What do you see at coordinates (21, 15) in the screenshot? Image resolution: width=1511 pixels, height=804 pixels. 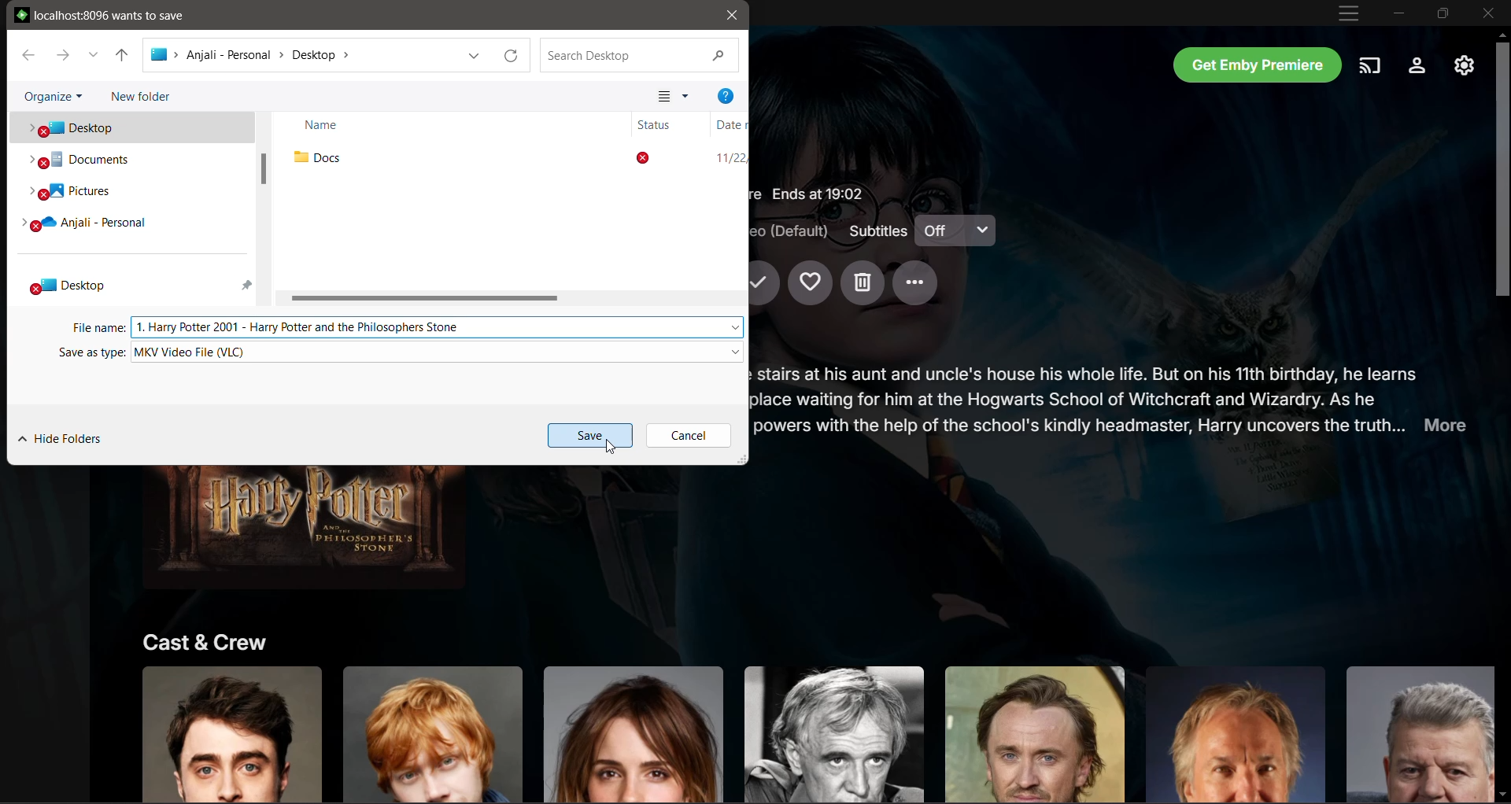 I see `Emby logo` at bounding box center [21, 15].